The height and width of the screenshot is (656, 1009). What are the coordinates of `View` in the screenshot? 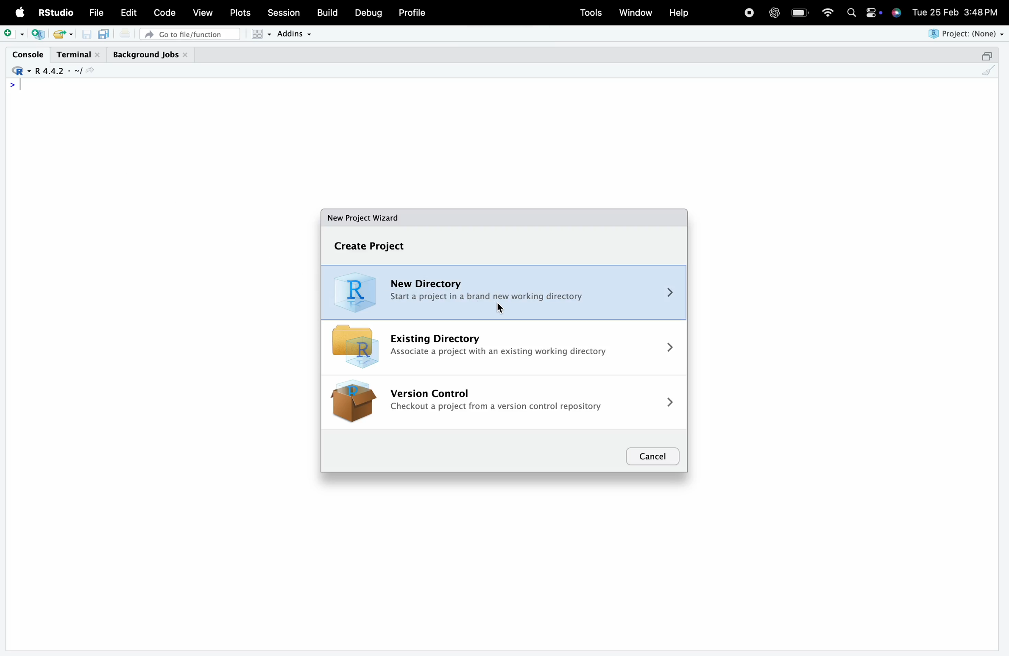 It's located at (203, 11).